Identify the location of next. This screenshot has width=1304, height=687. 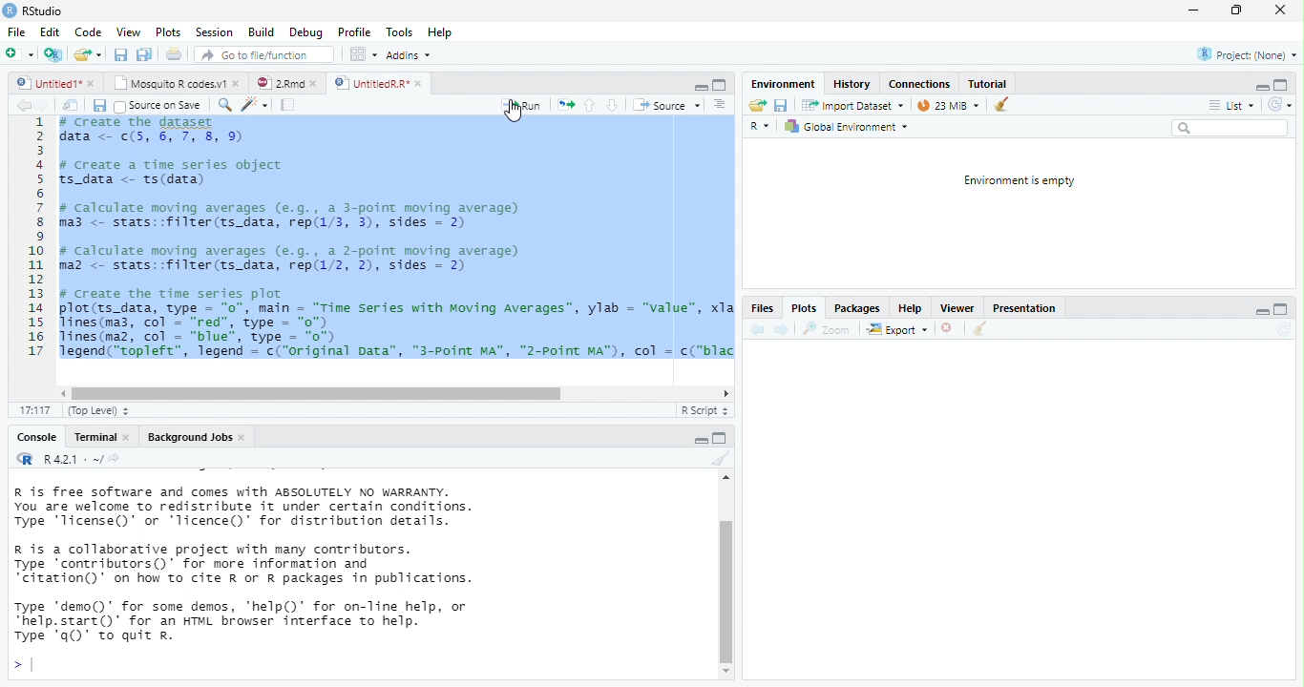
(782, 329).